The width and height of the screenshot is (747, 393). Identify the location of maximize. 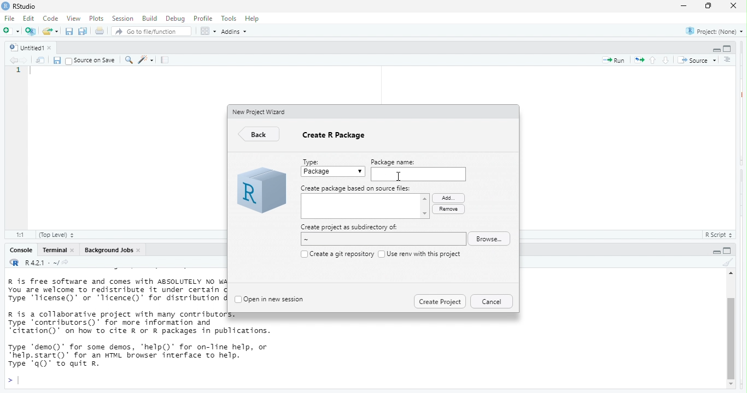
(707, 7).